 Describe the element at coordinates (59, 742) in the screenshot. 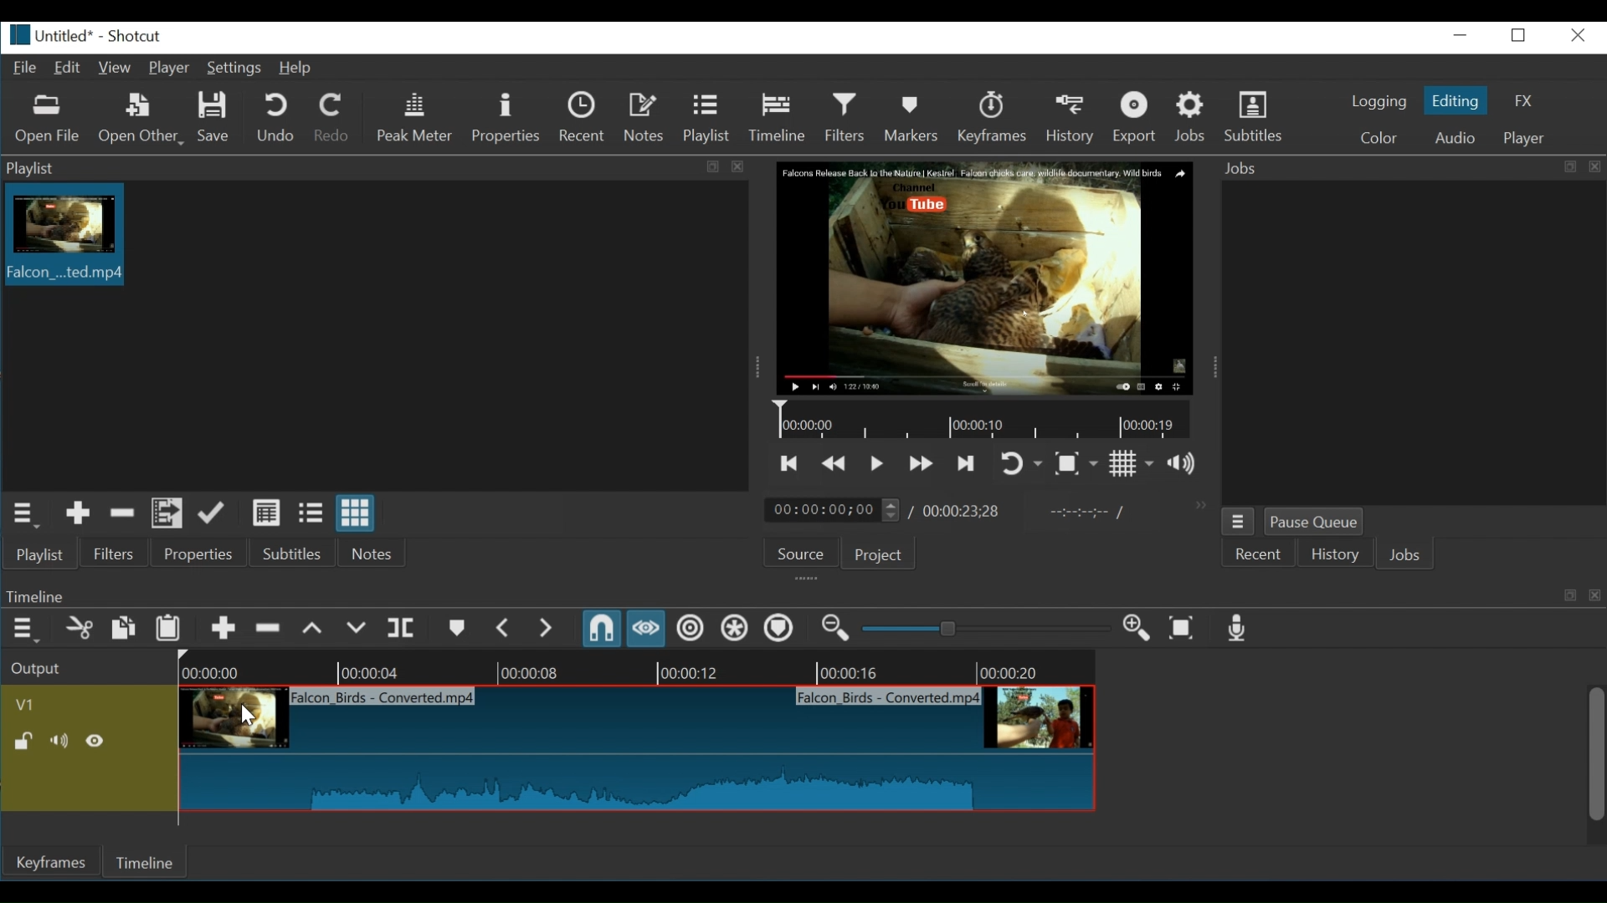

I see `(un)mute` at that location.